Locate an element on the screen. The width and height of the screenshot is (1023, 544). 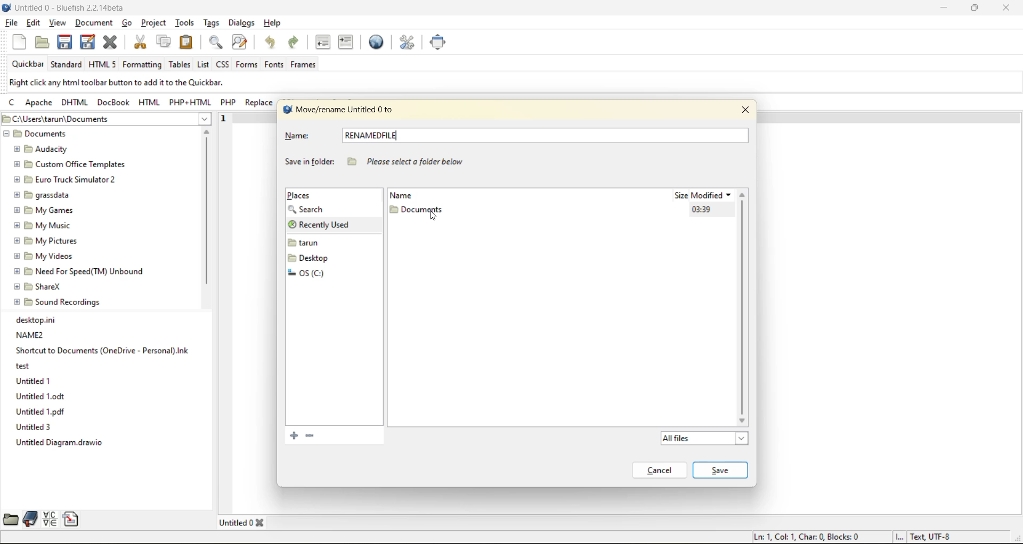
size  is located at coordinates (679, 196).